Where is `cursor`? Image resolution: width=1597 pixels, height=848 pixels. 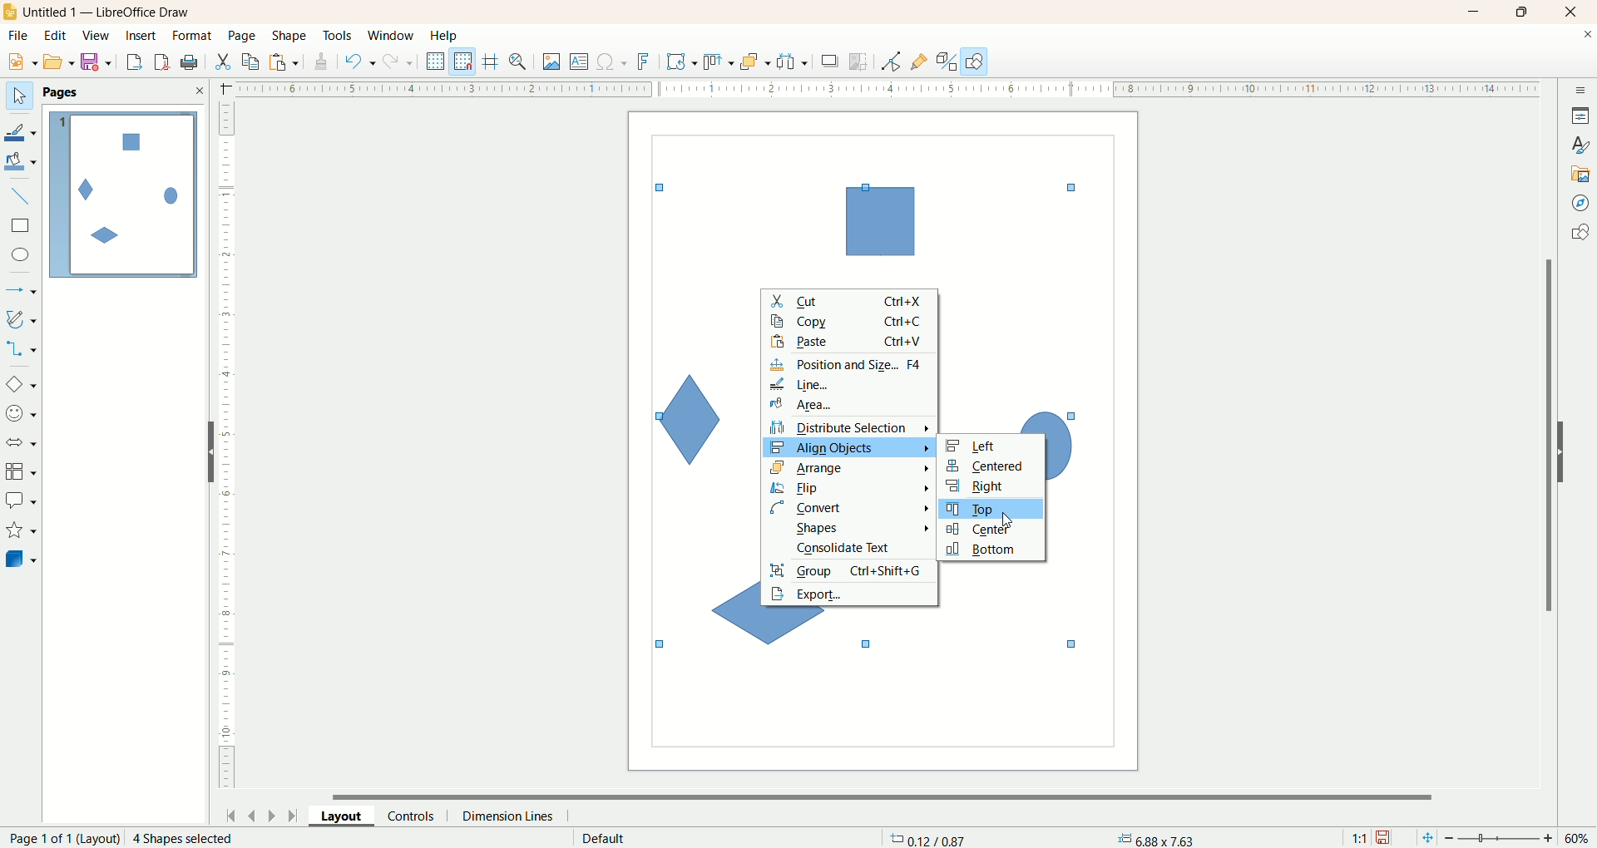
cursor is located at coordinates (1008, 519).